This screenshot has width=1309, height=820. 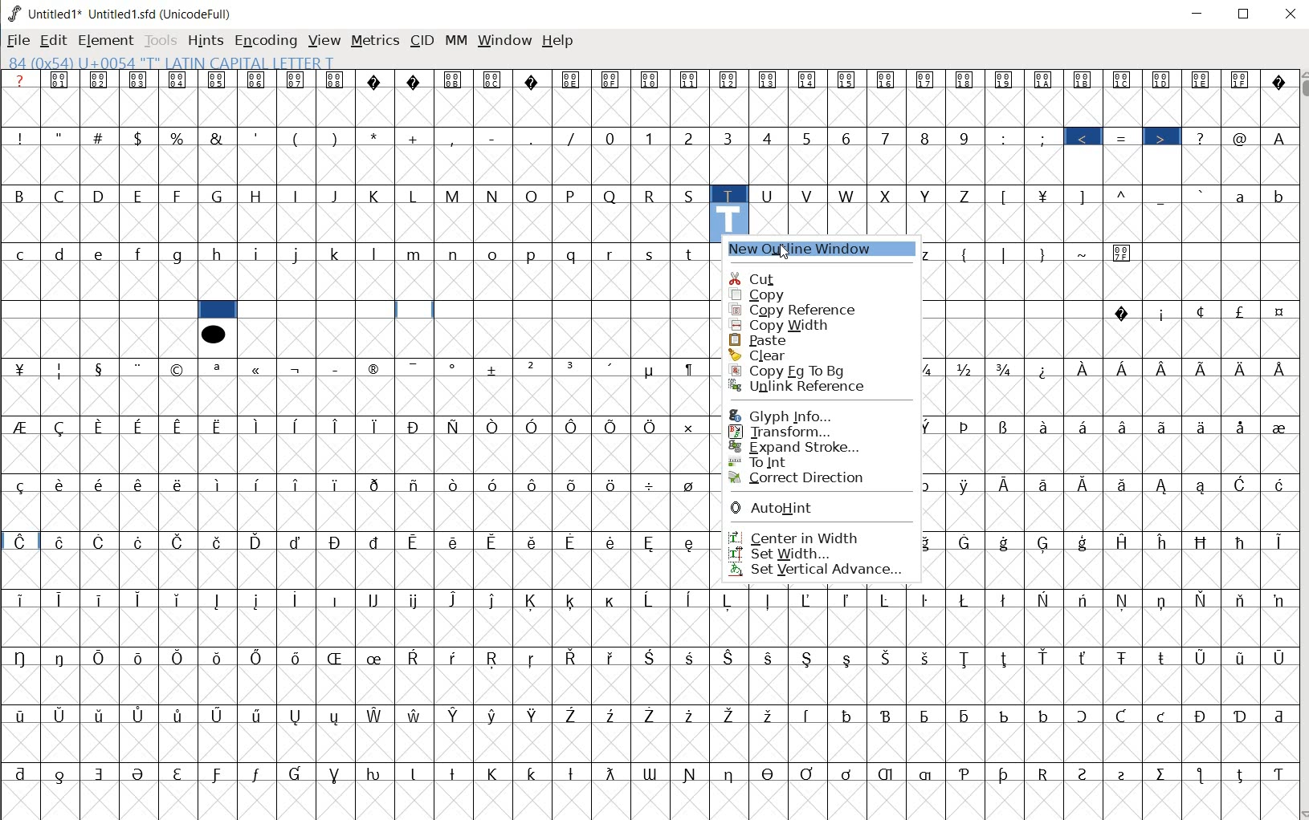 What do you see at coordinates (769, 713) in the screenshot?
I see `Symbol` at bounding box center [769, 713].